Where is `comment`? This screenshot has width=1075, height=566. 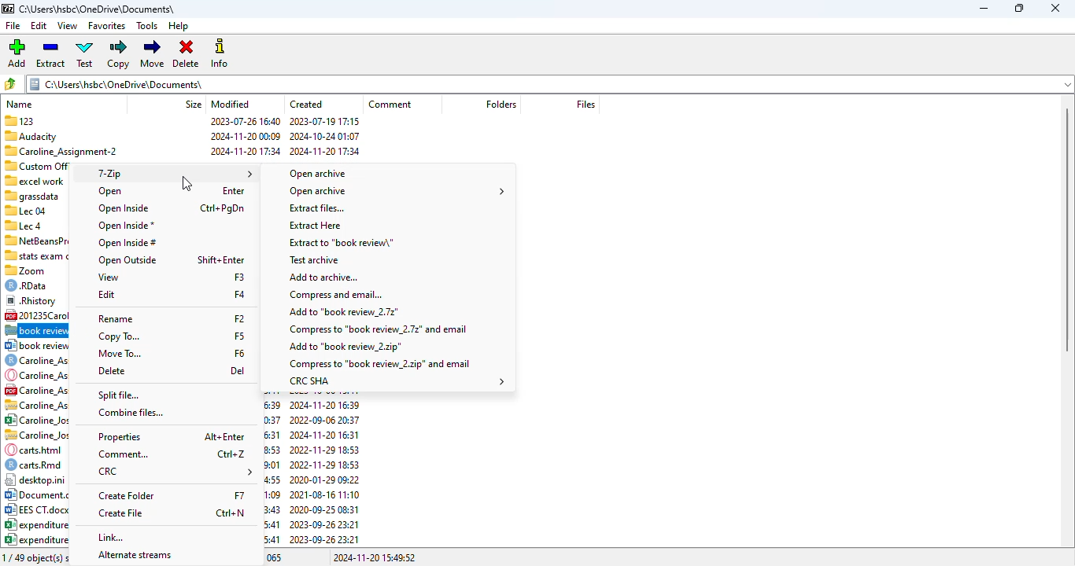
comment is located at coordinates (391, 105).